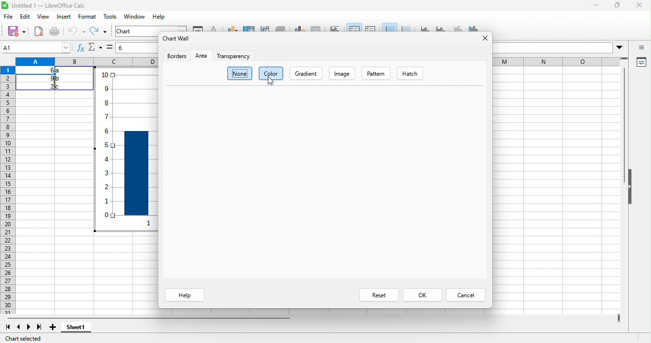 This screenshot has width=651, height=343. I want to click on color, so click(273, 74).